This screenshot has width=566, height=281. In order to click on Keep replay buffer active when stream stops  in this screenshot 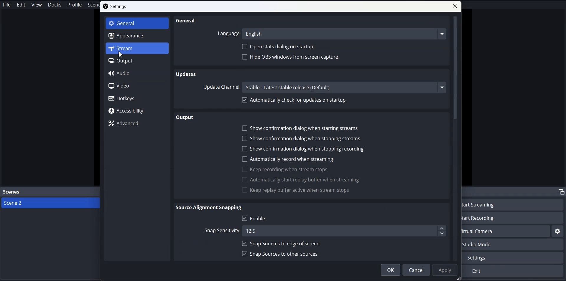, I will do `click(297, 190)`.